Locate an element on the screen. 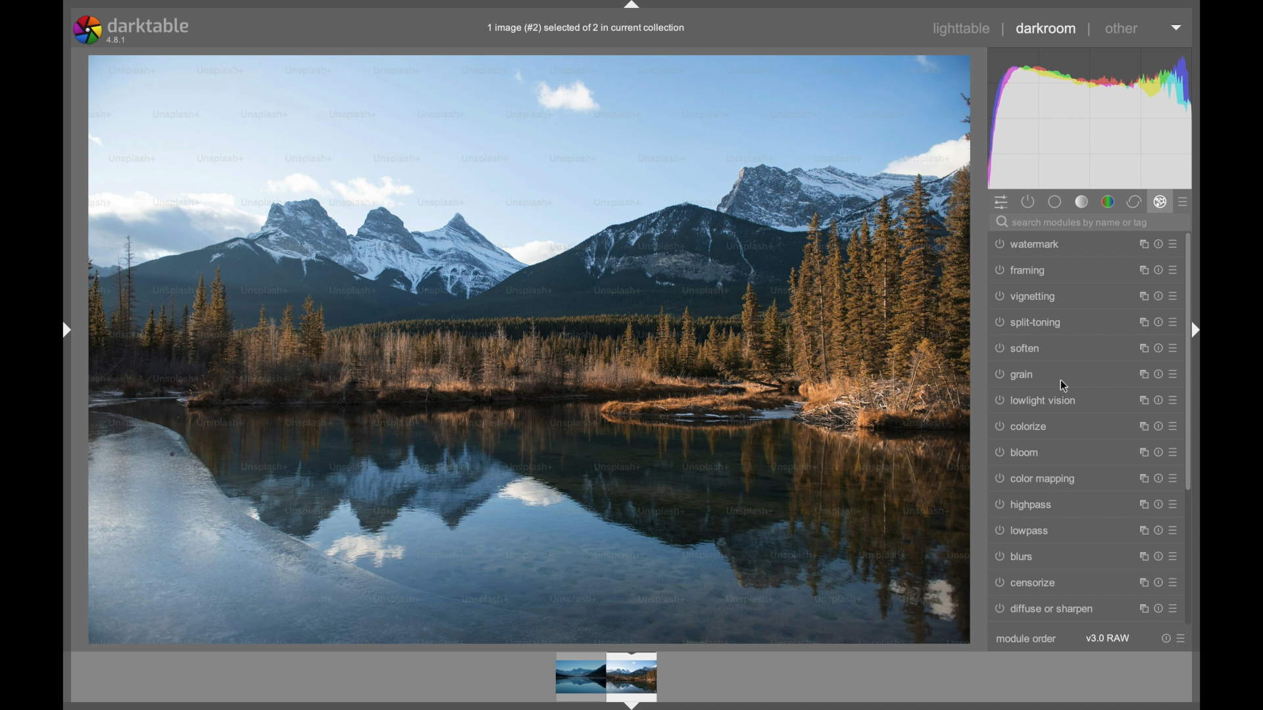 The width and height of the screenshot is (1263, 710). dropdown is located at coordinates (1176, 28).